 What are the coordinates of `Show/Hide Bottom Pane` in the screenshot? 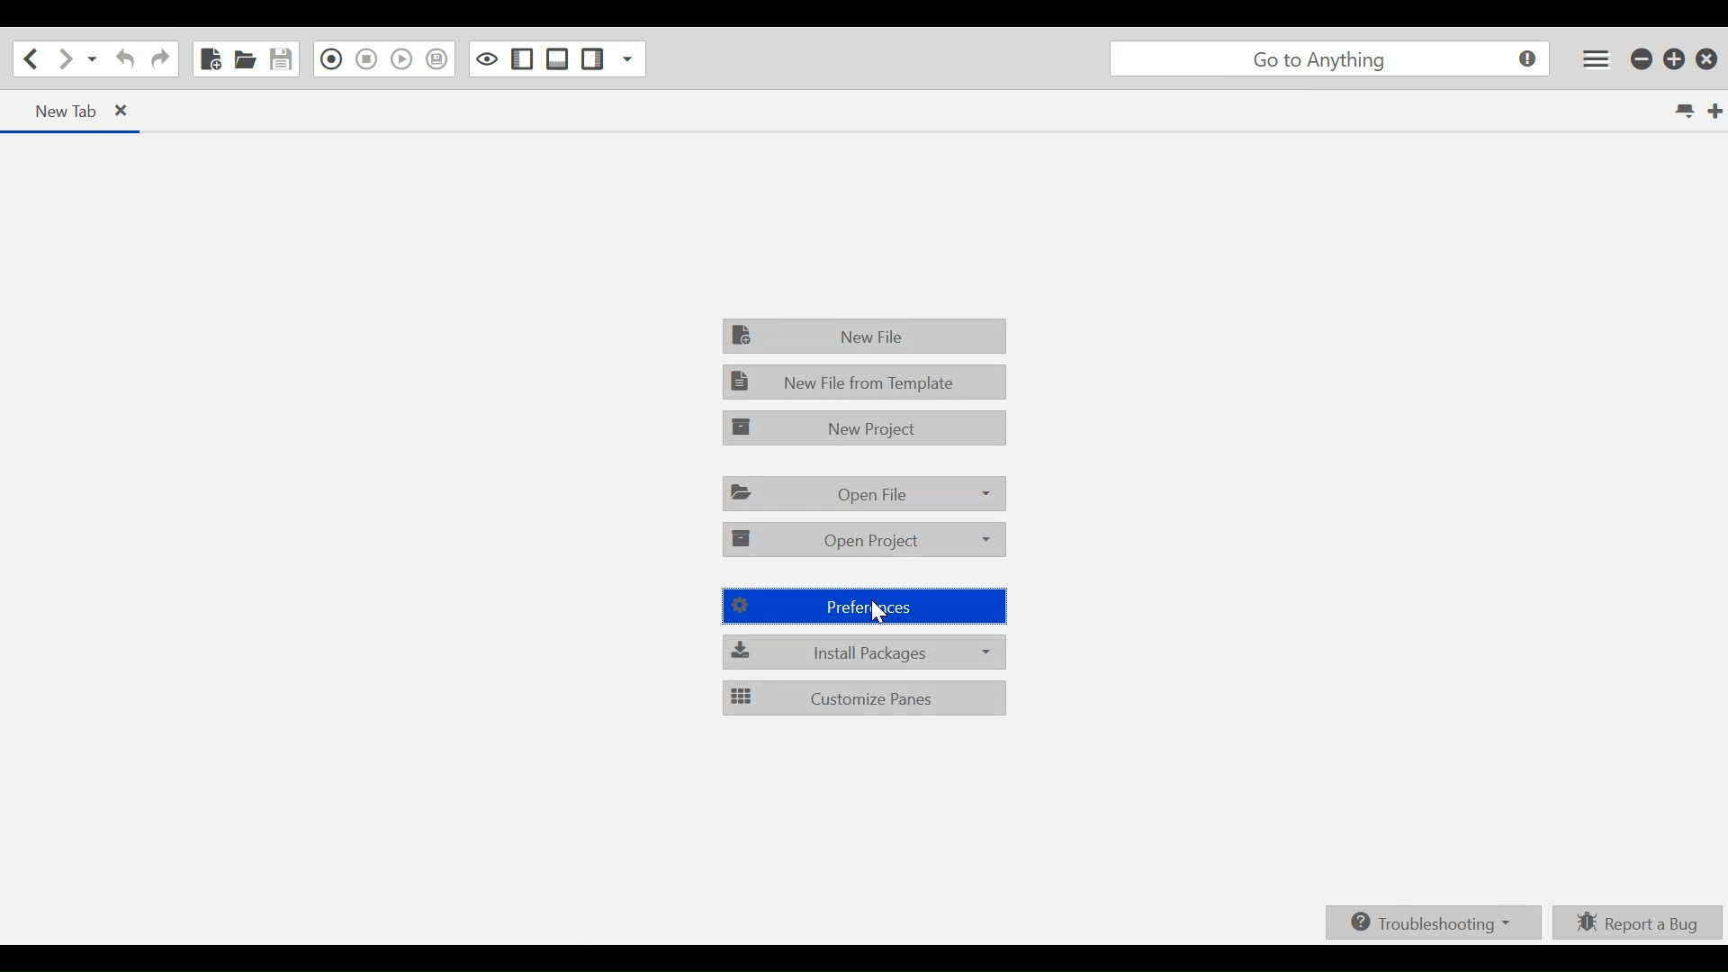 It's located at (557, 59).